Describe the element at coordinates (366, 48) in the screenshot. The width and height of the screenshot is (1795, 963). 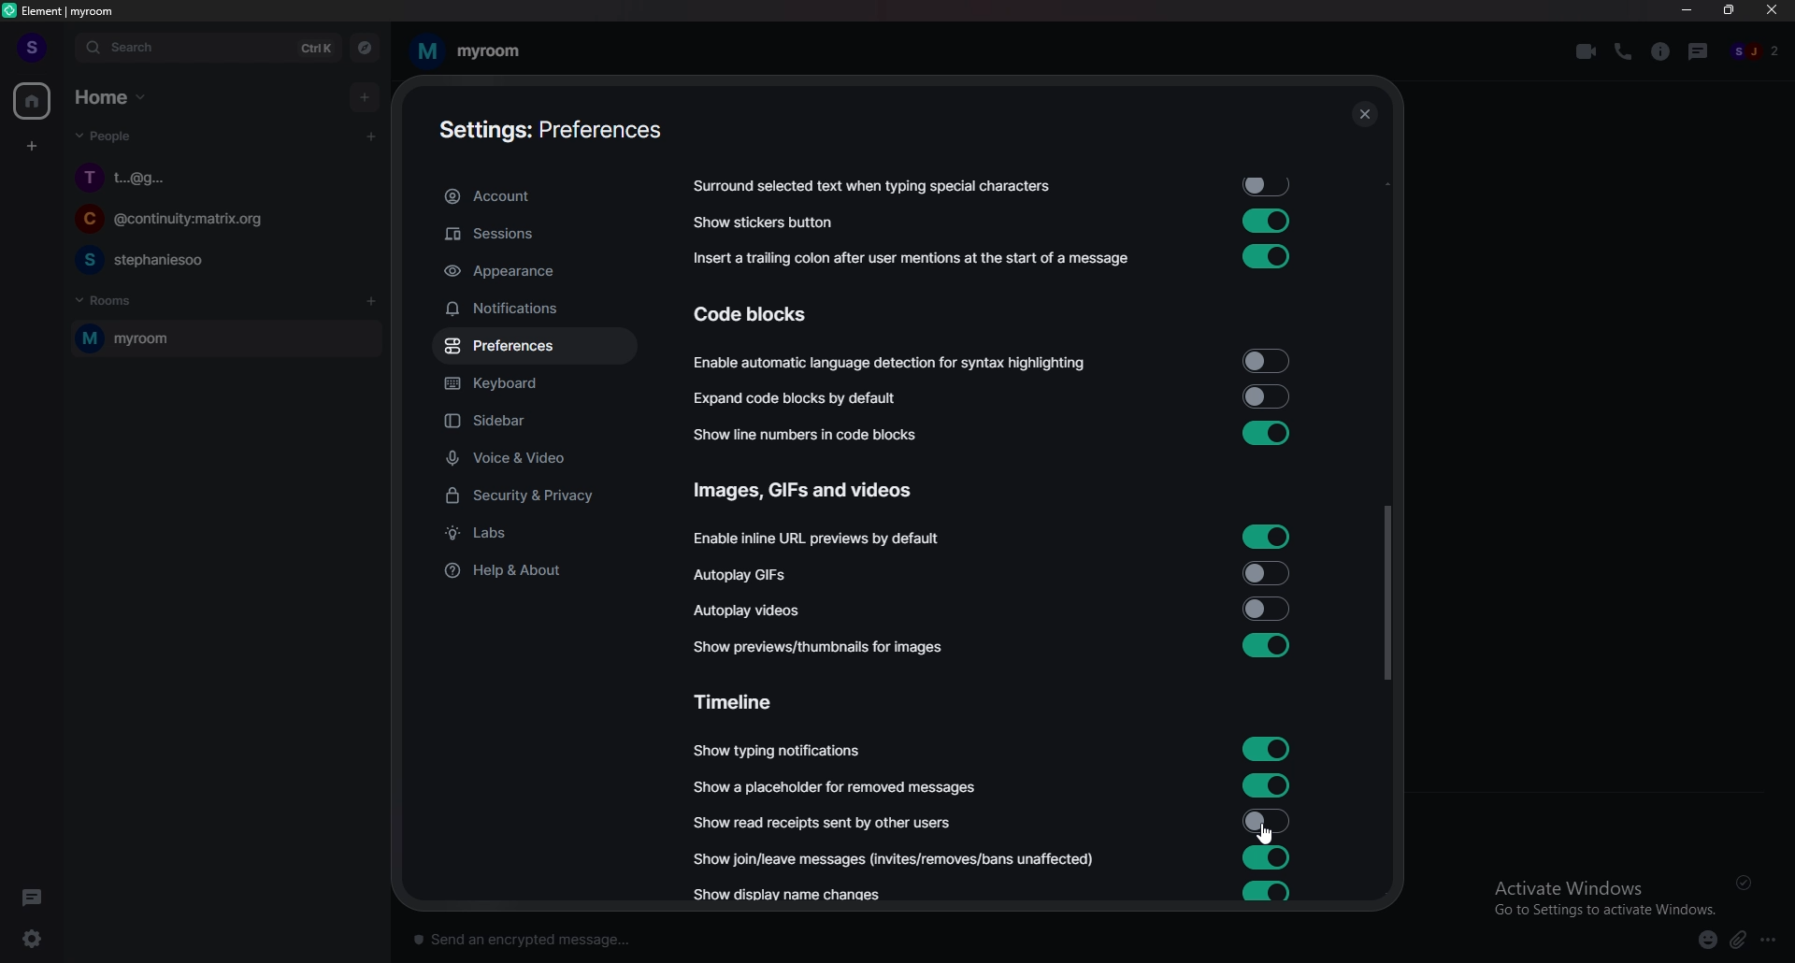
I see `explore room` at that location.